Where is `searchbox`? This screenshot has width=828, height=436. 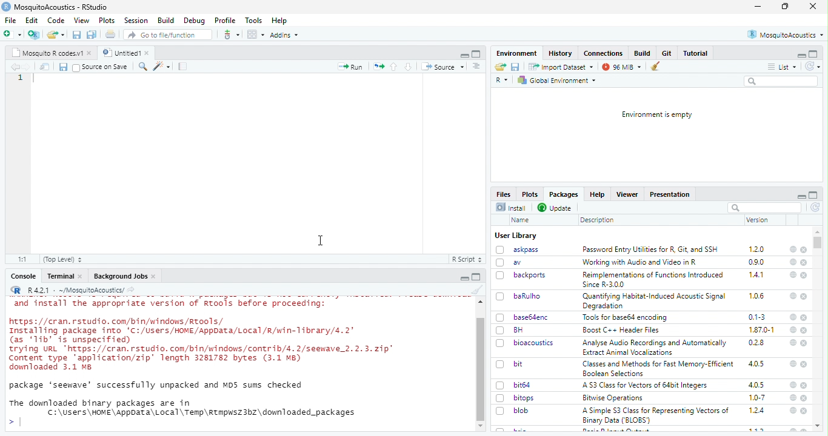
searchbox is located at coordinates (764, 208).